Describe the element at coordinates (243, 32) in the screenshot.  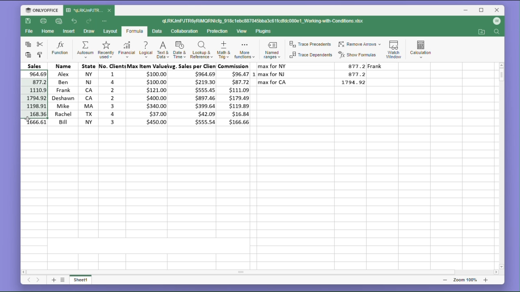
I see `view` at that location.